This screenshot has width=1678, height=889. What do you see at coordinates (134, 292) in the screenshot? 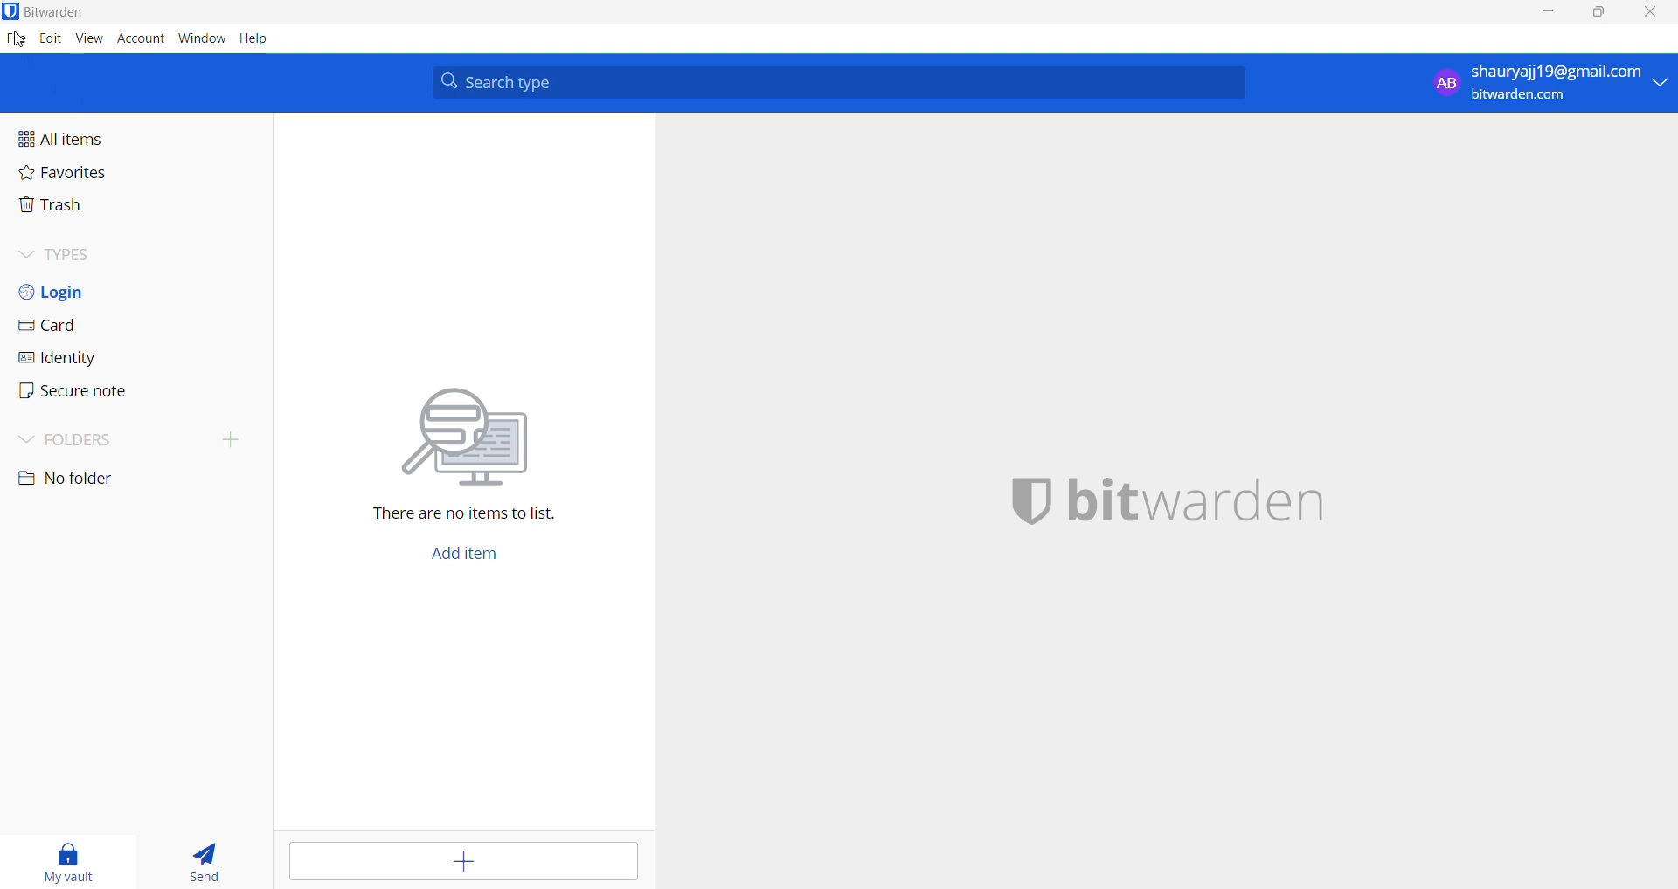
I see `login` at bounding box center [134, 292].